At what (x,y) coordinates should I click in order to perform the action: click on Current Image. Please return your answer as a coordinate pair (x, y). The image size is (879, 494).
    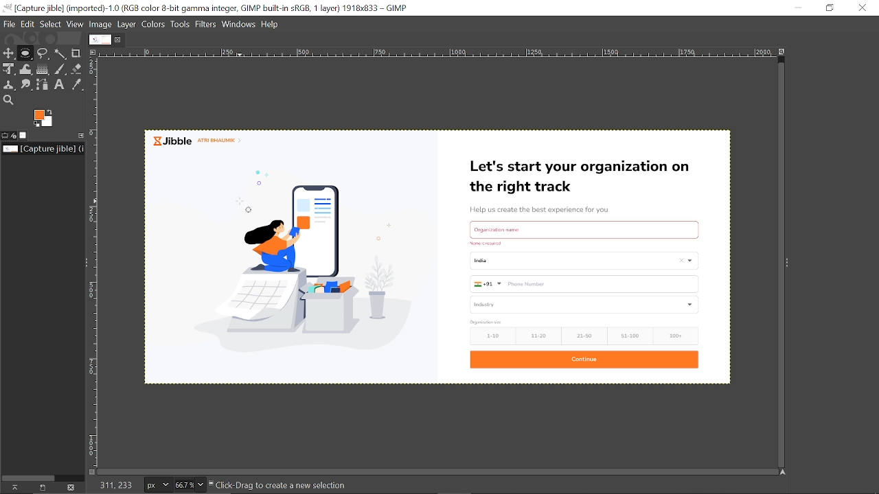
    Looking at the image, I should click on (99, 39).